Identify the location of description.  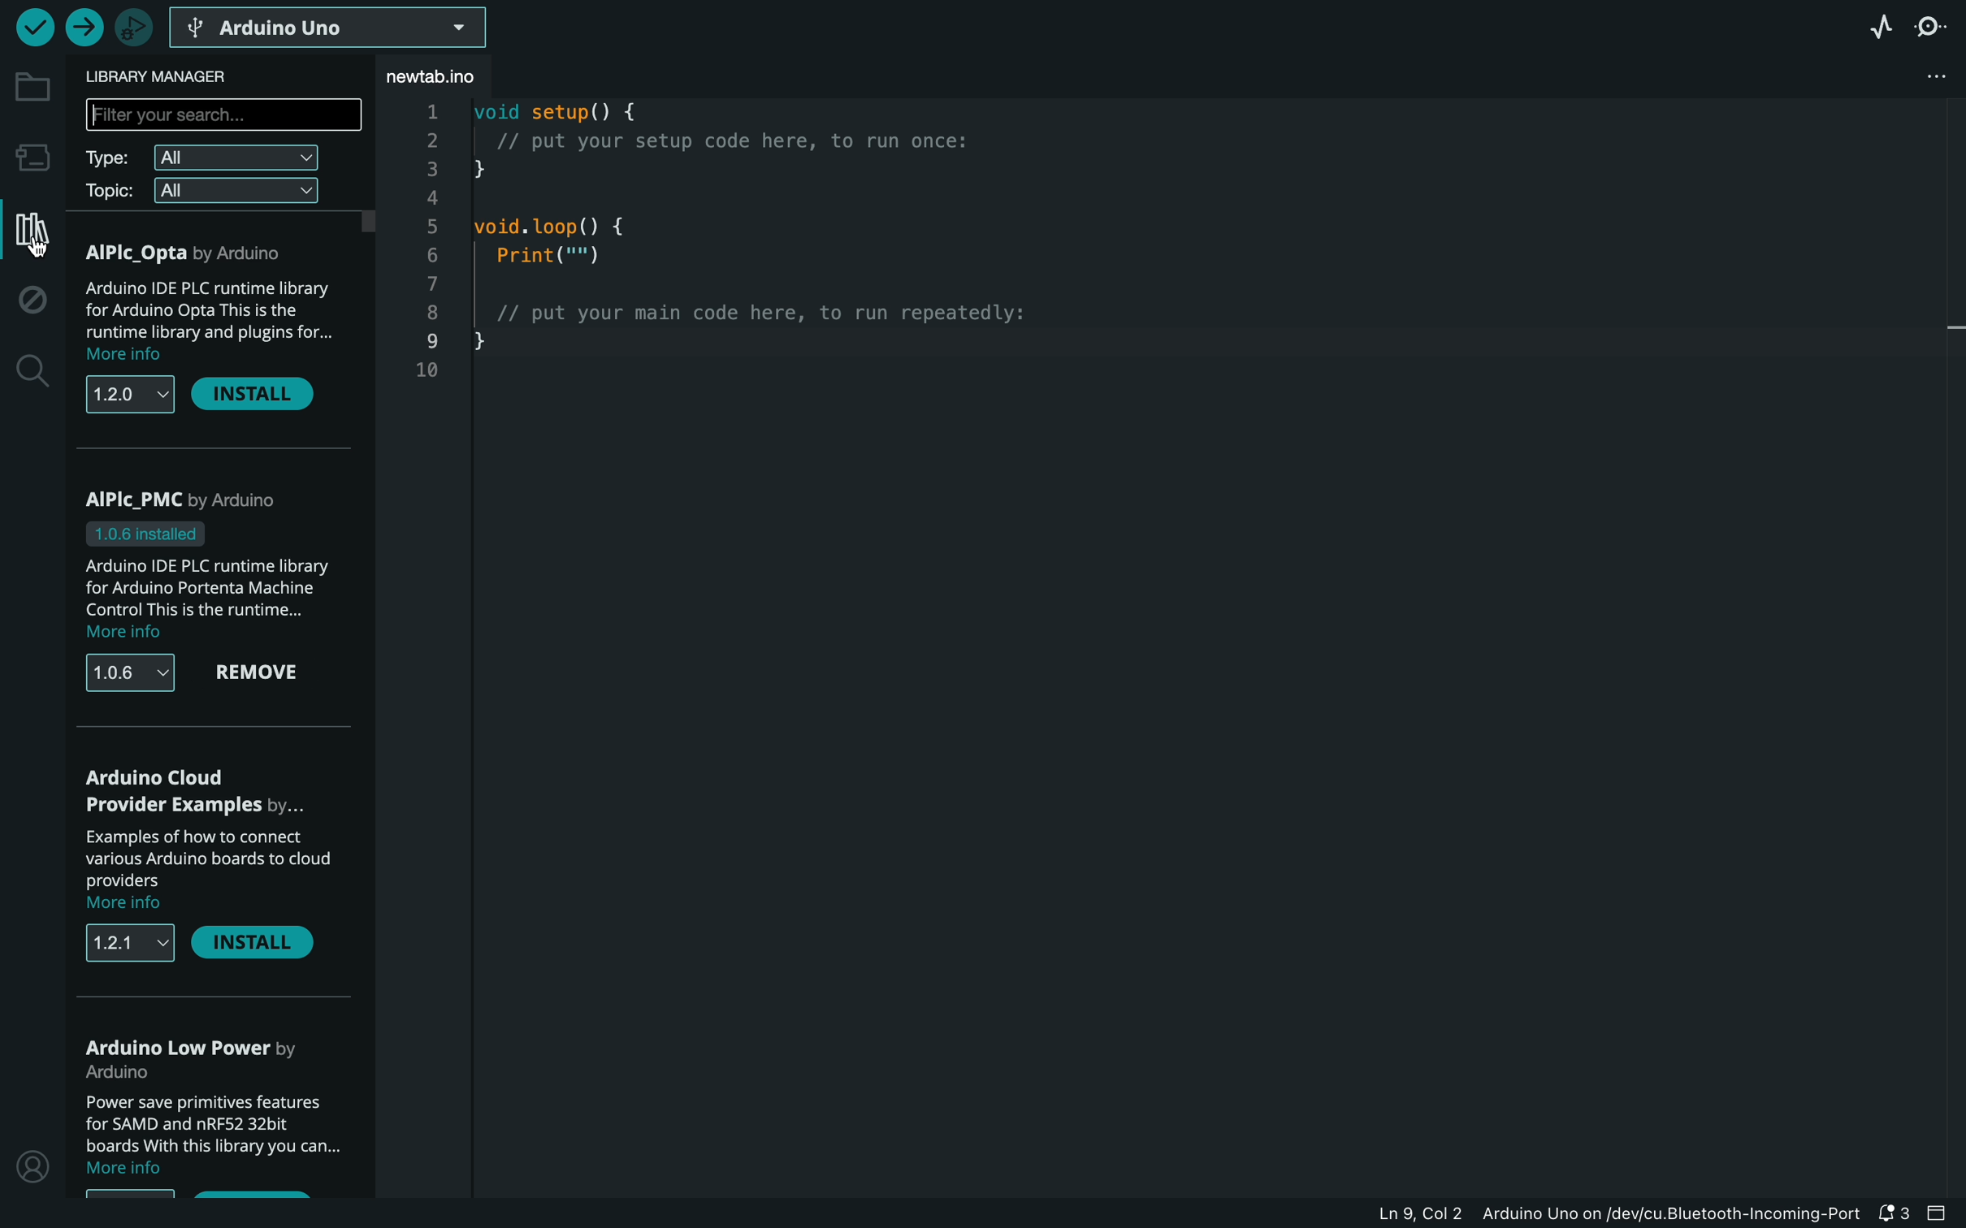
(203, 1138).